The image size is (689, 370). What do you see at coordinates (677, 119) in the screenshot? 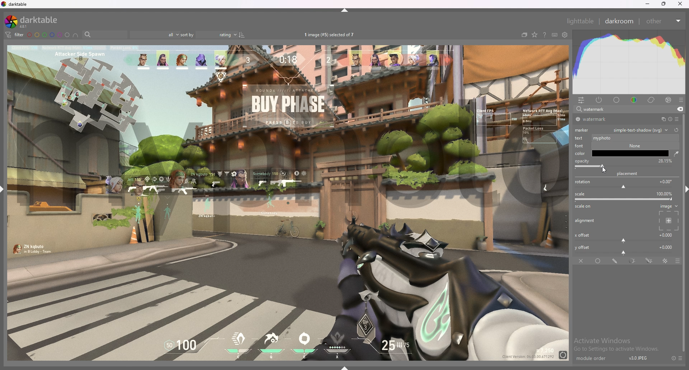
I see `presets` at bounding box center [677, 119].